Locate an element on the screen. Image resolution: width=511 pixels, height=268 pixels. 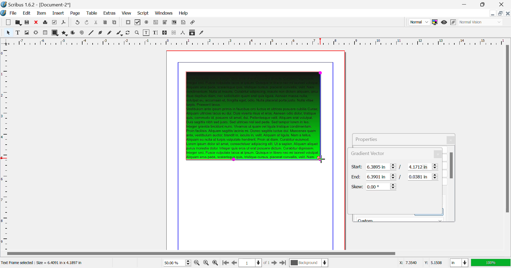
Pdf Combo Box is located at coordinates (165, 23).